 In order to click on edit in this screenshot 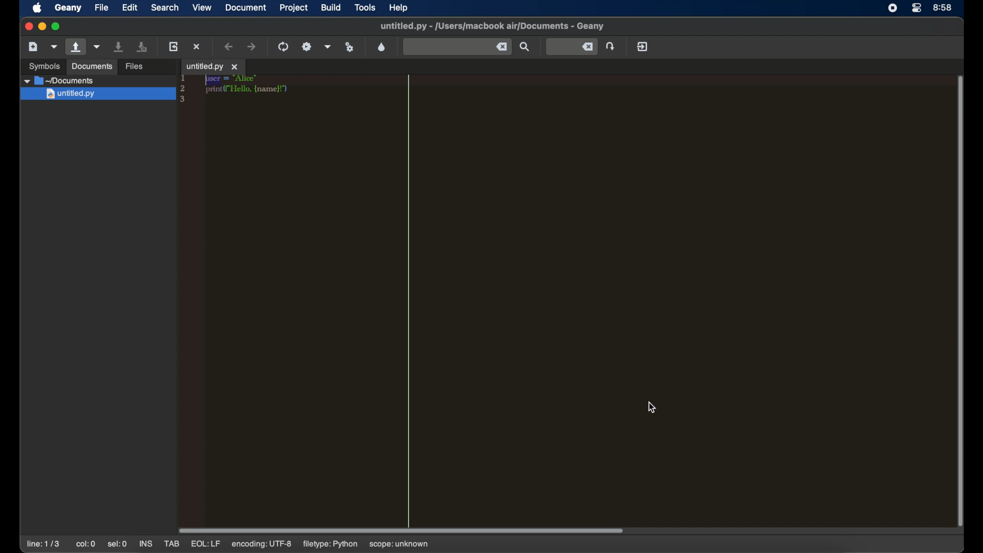, I will do `click(129, 8)`.